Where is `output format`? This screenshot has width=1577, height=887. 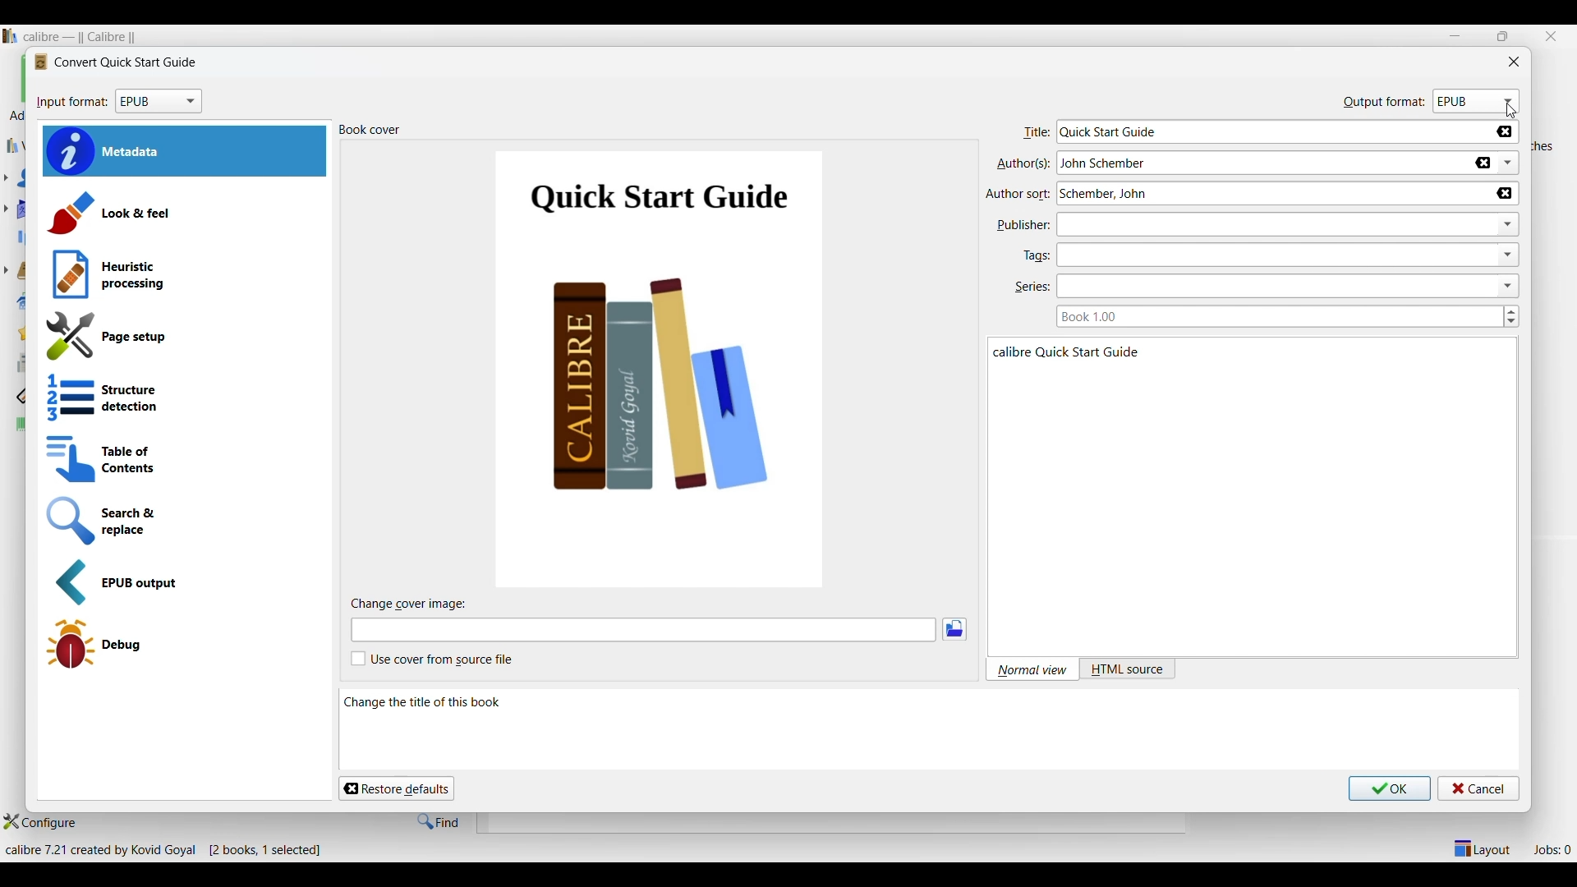
output format is located at coordinates (1383, 101).